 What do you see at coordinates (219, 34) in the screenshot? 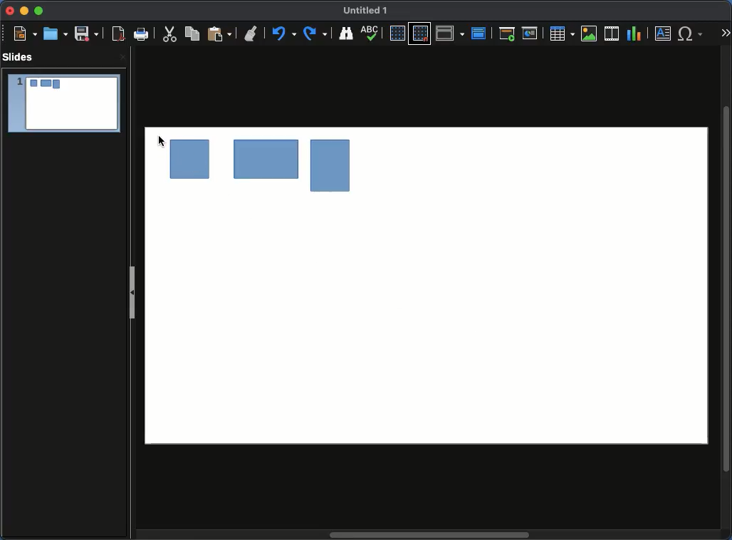
I see `Paste` at bounding box center [219, 34].